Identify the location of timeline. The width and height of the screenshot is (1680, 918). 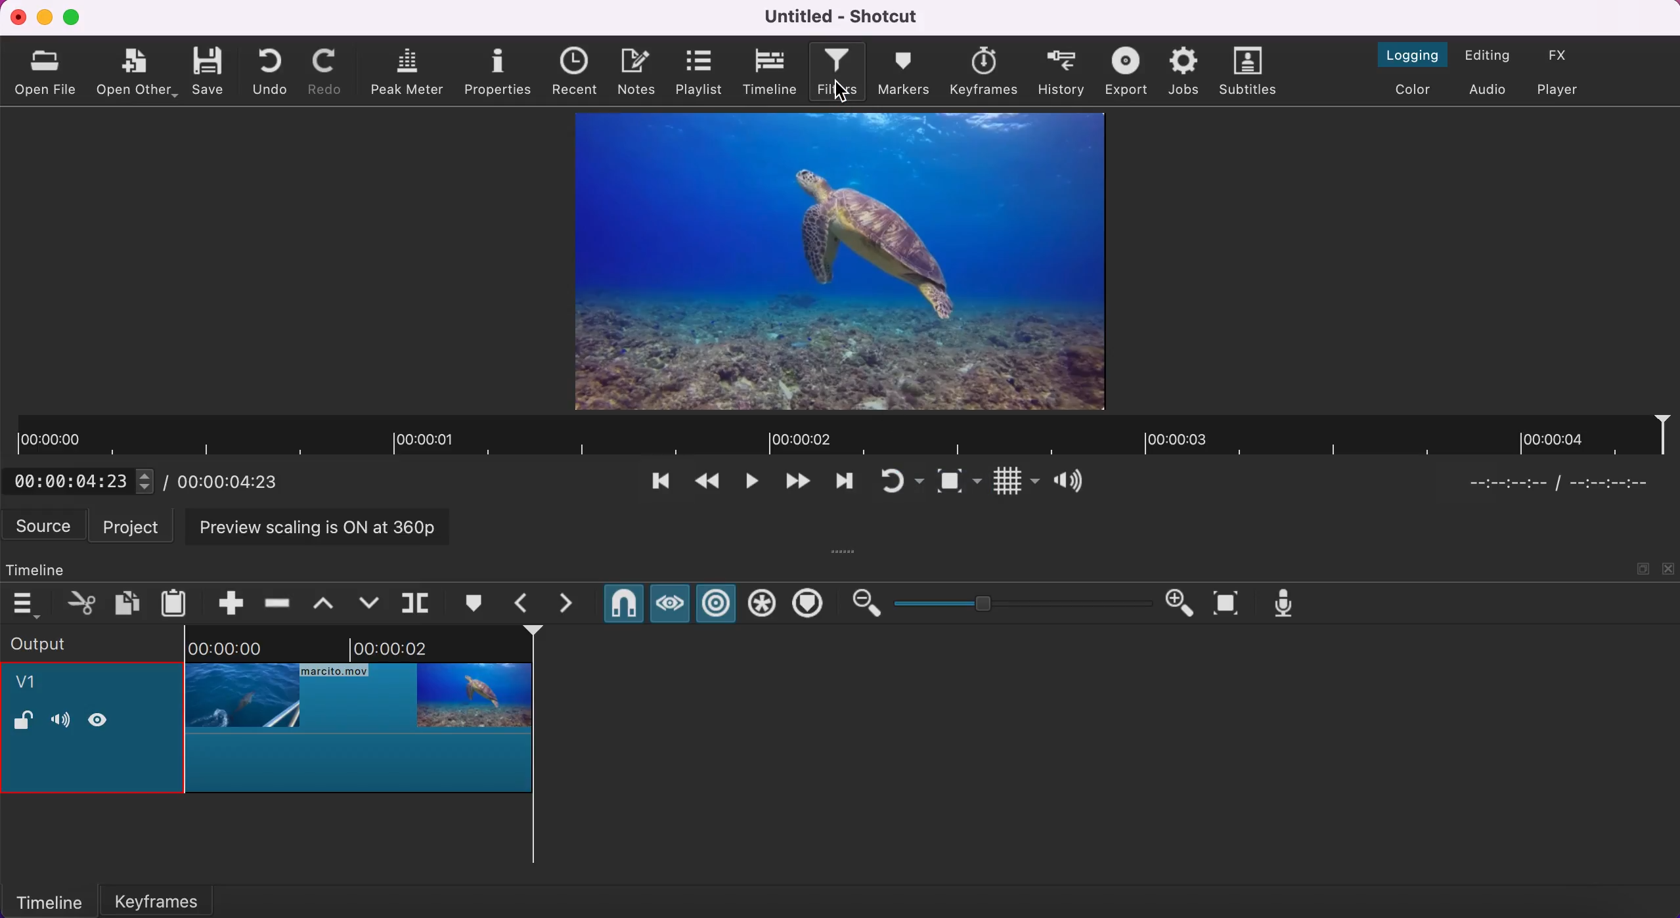
(772, 72).